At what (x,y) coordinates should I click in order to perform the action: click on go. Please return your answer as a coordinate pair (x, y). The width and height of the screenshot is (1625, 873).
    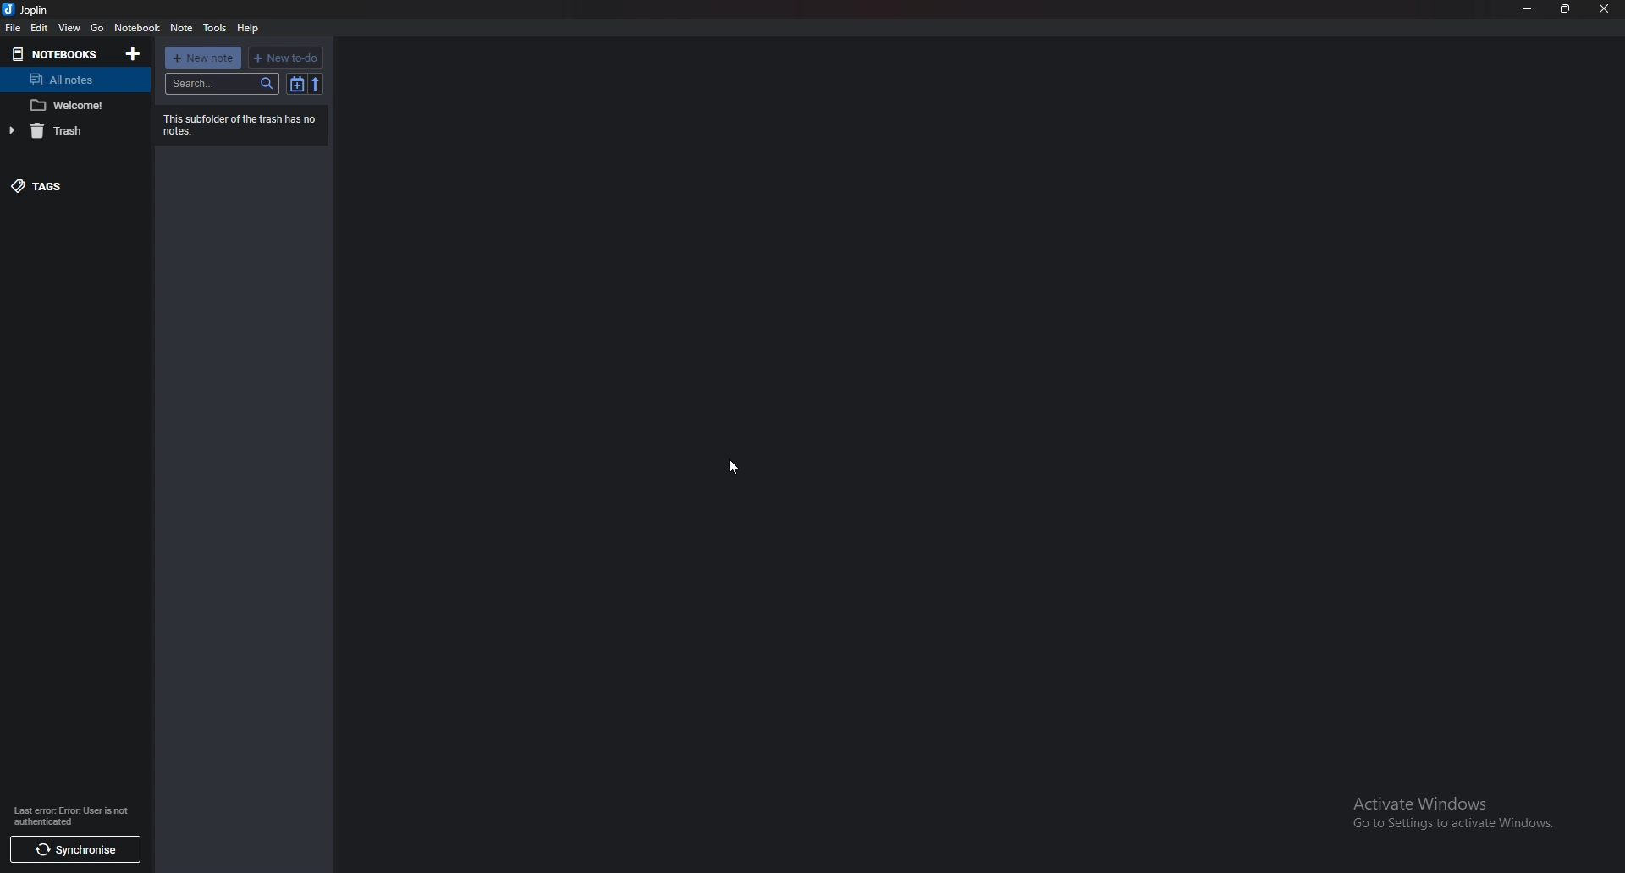
    Looking at the image, I should click on (98, 28).